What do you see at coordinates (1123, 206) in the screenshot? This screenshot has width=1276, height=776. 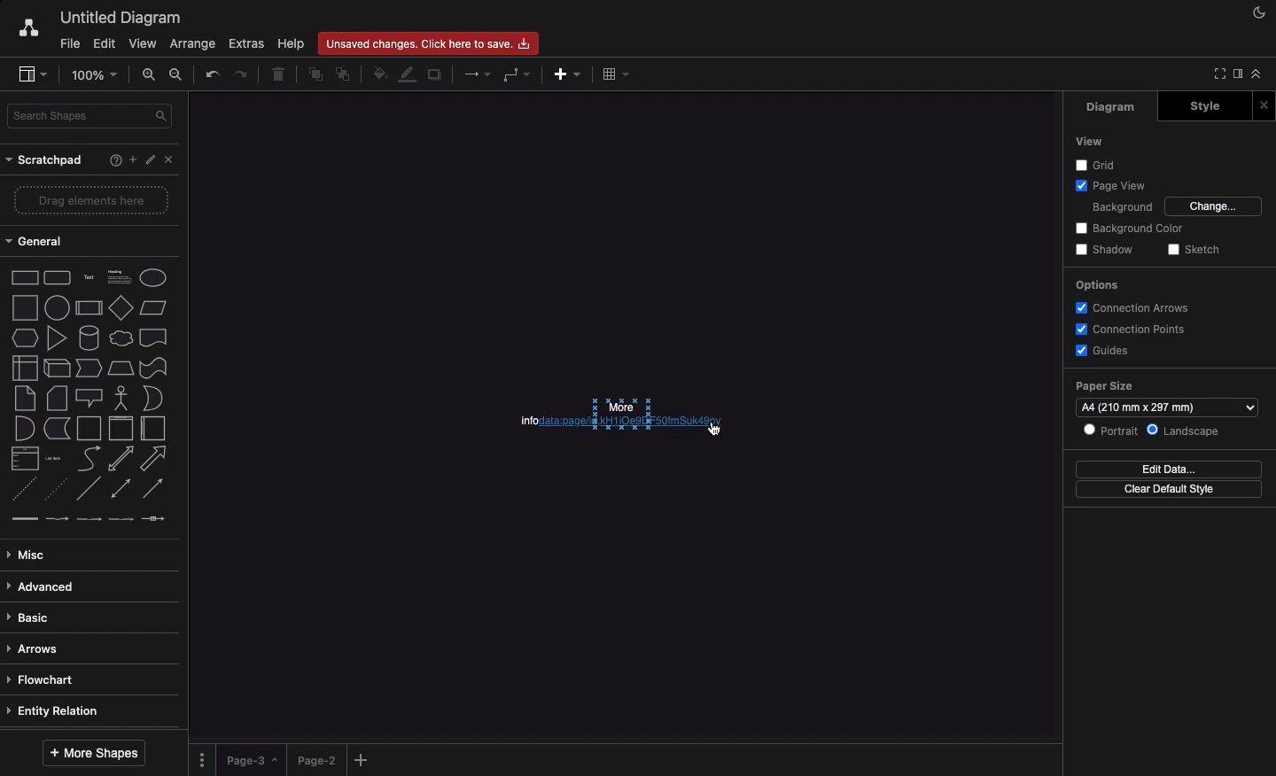 I see `Background` at bounding box center [1123, 206].